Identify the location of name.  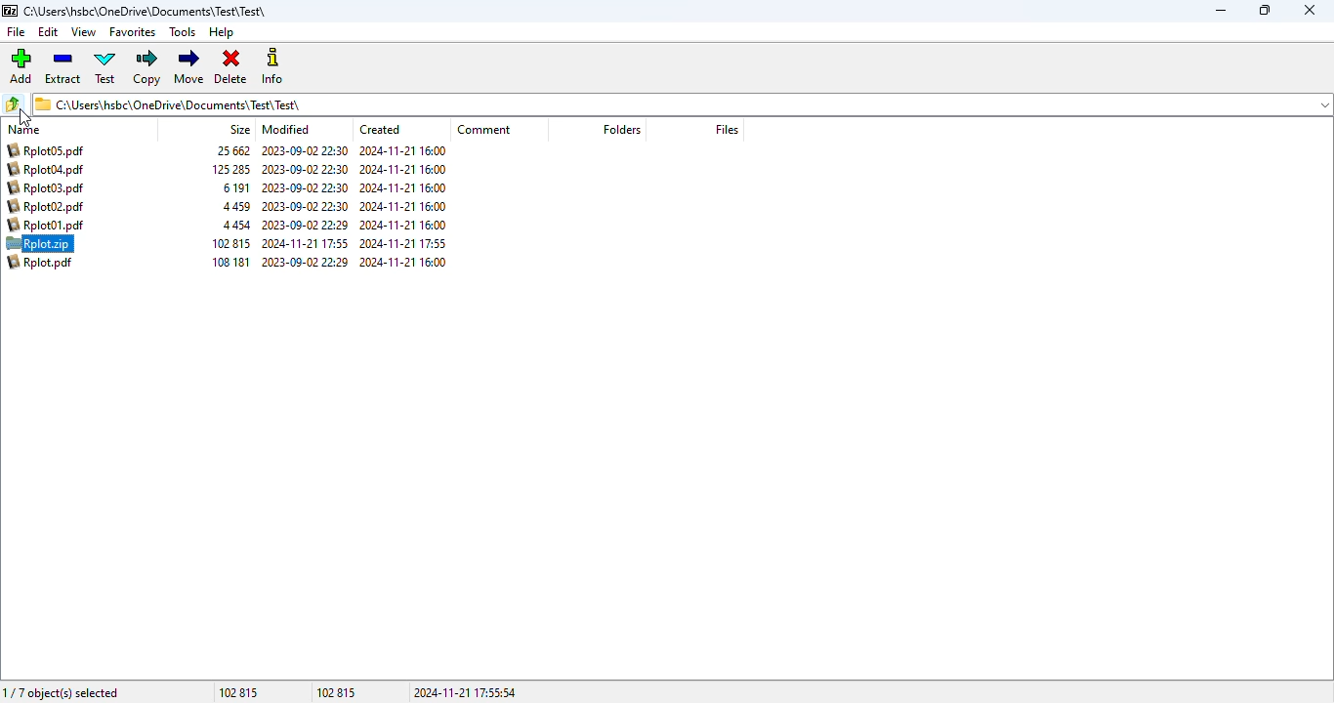
(23, 130).